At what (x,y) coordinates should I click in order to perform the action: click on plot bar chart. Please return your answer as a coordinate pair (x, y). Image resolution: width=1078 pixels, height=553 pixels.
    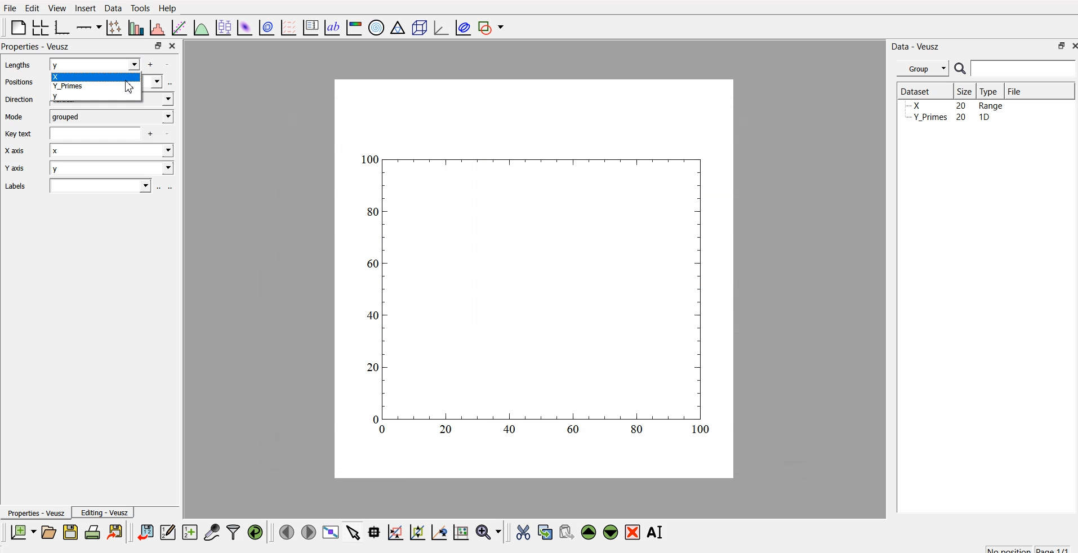
    Looking at the image, I should click on (135, 29).